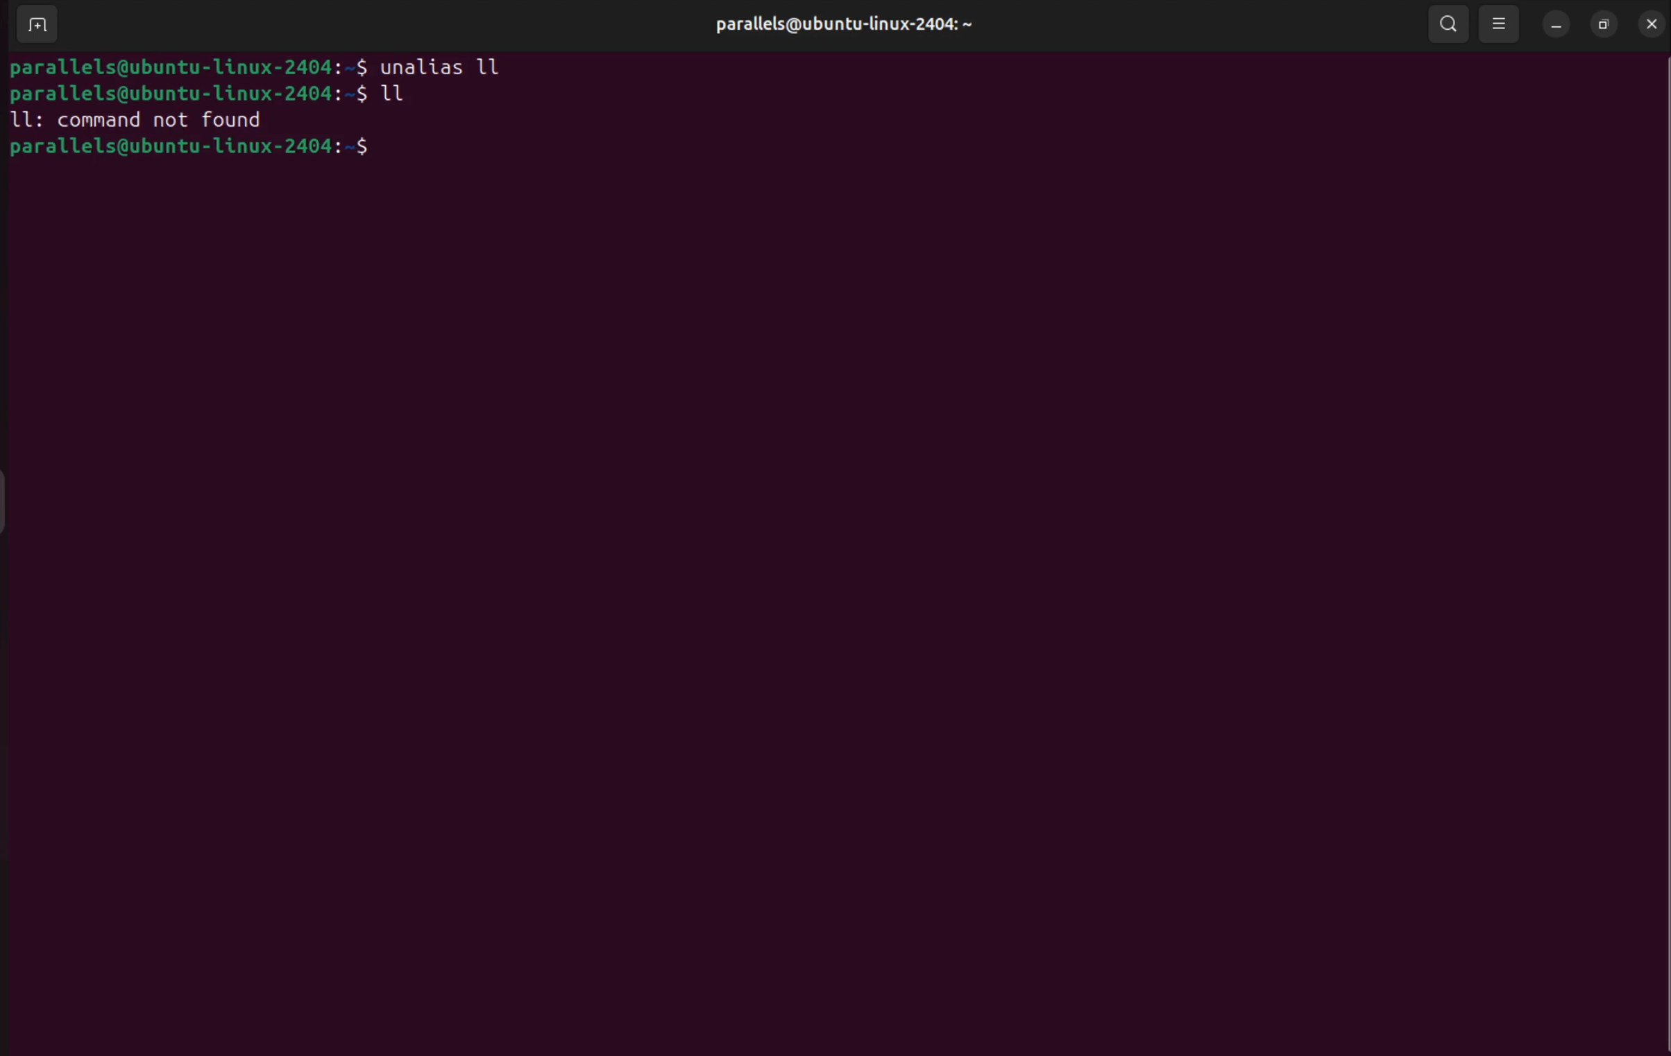 The image size is (1671, 1056). Describe the element at coordinates (1602, 21) in the screenshot. I see `resize` at that location.